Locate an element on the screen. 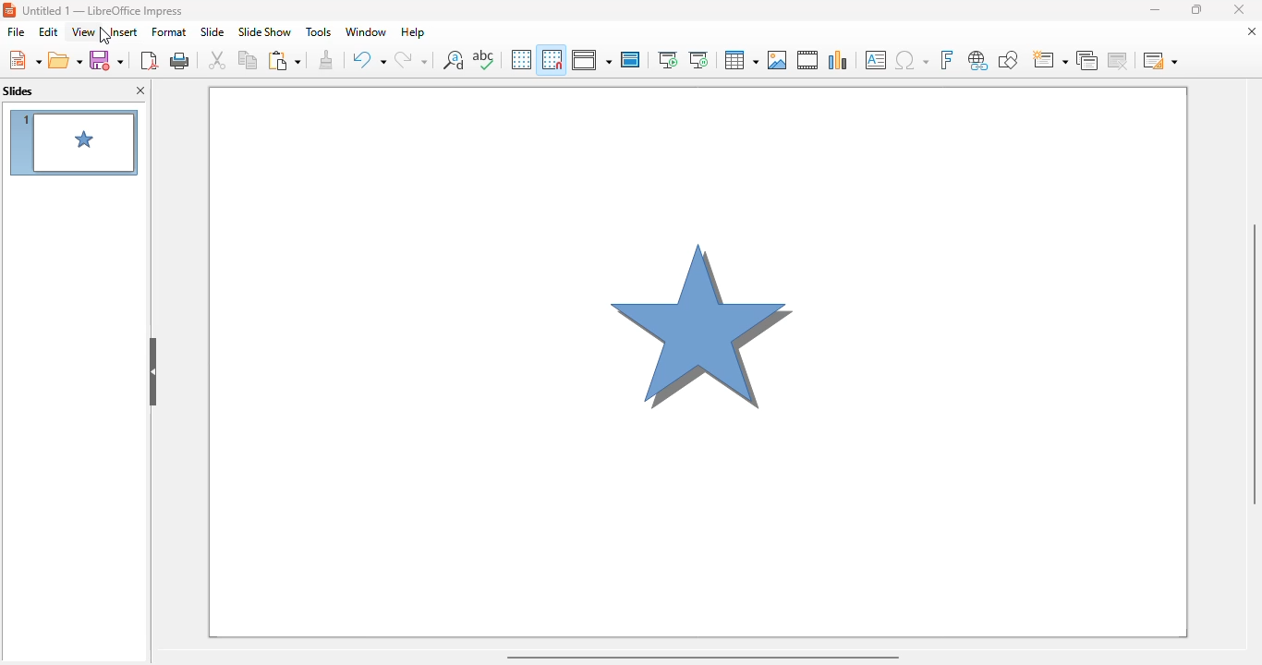 Image resolution: width=1262 pixels, height=665 pixels. close is located at coordinates (1239, 9).